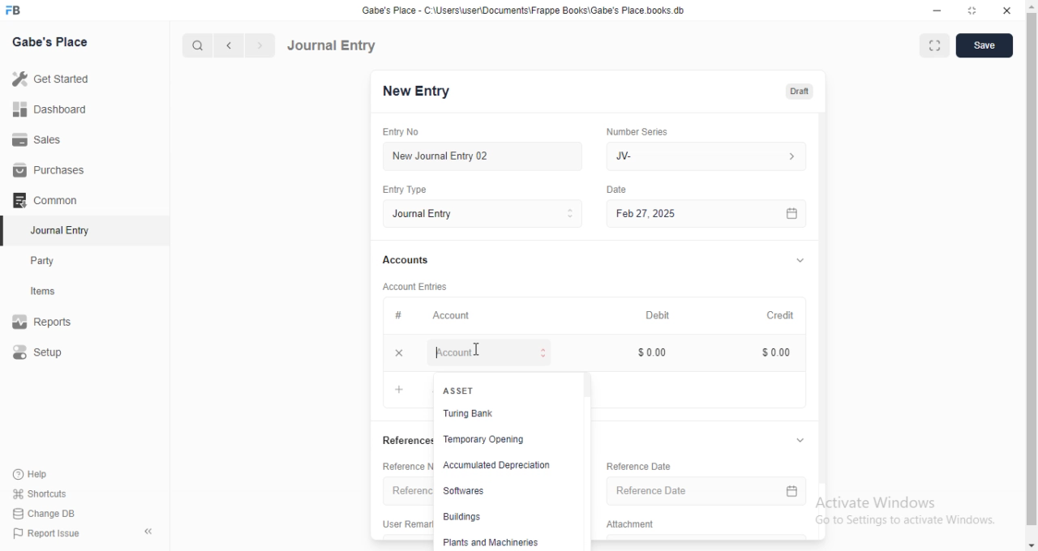  I want to click on Buildings, so click(460, 515).